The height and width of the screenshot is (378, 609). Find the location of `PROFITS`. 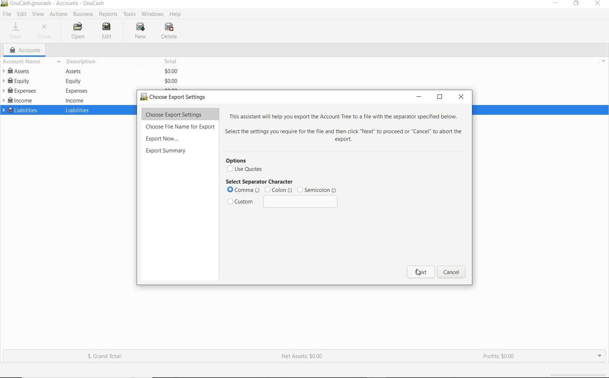

PROFITS is located at coordinates (499, 356).